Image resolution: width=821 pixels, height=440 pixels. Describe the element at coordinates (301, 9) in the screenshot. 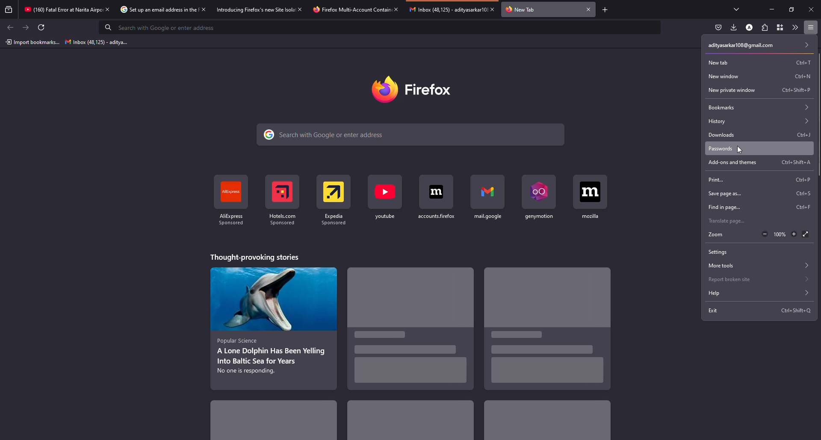

I see `close` at that location.